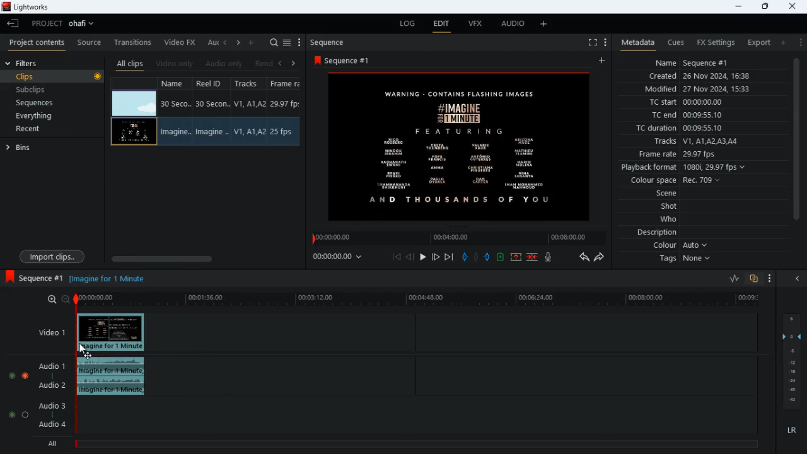 This screenshot has width=807, height=454. I want to click on video fx, so click(182, 42).